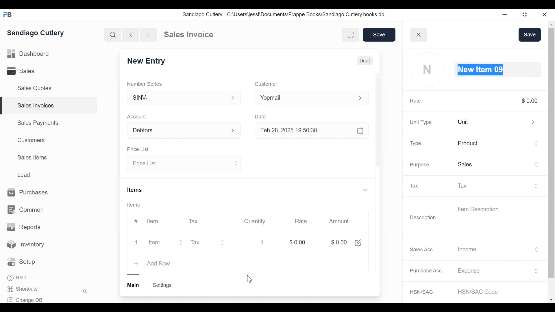  What do you see at coordinates (18, 278) in the screenshot?
I see `Help` at bounding box center [18, 278].